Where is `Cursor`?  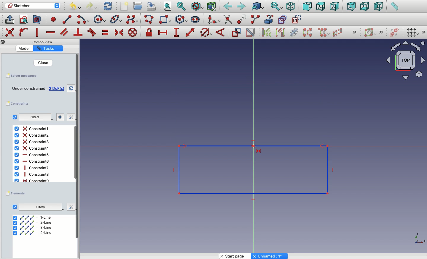 Cursor is located at coordinates (255, 146).